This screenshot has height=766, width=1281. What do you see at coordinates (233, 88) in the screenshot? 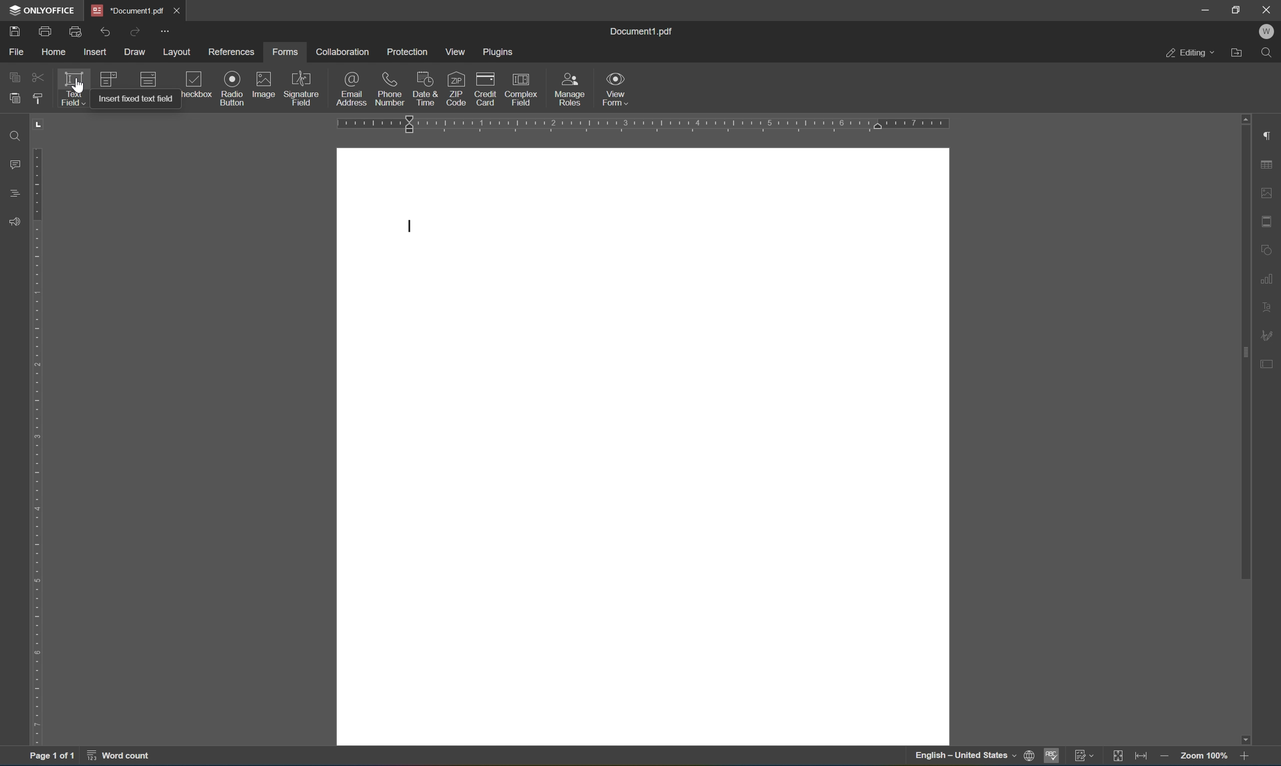
I see `radio button` at bounding box center [233, 88].